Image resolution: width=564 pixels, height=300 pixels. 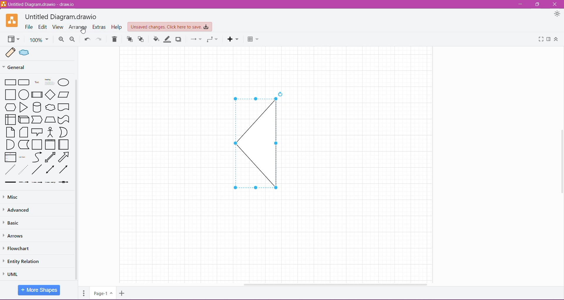 I want to click on Fullscreen, so click(x=540, y=39).